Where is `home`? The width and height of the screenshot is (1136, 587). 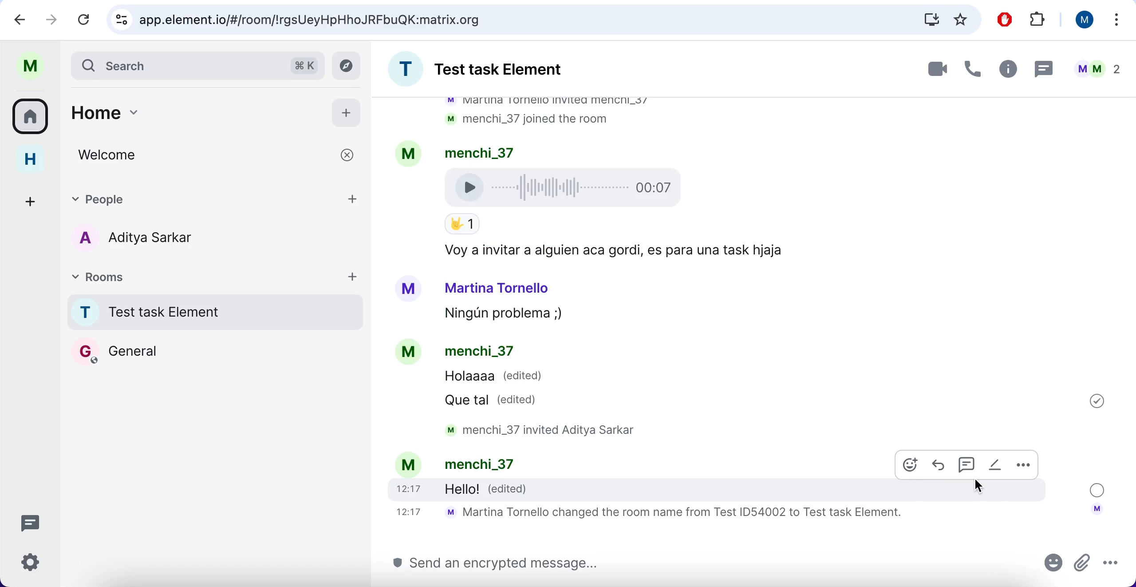
home is located at coordinates (189, 110).